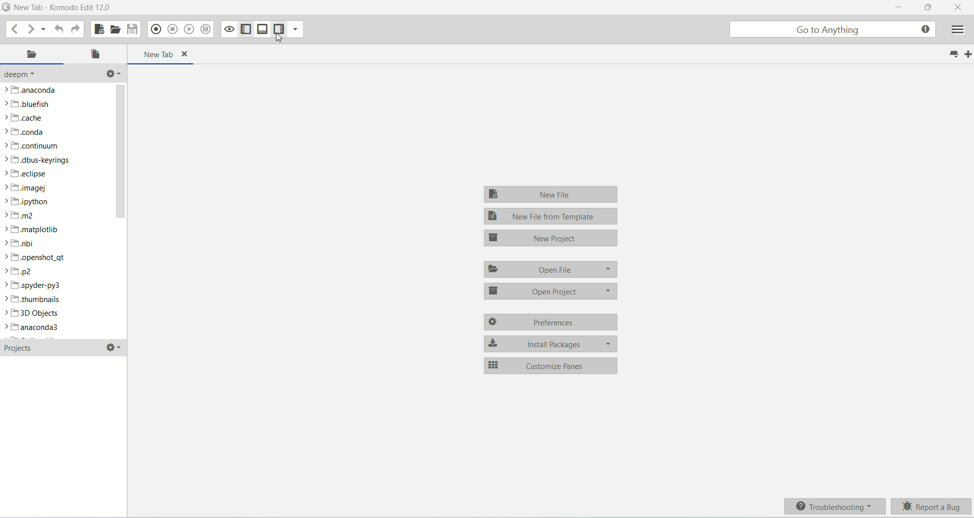 The width and height of the screenshot is (974, 518). I want to click on record macro, so click(155, 29).